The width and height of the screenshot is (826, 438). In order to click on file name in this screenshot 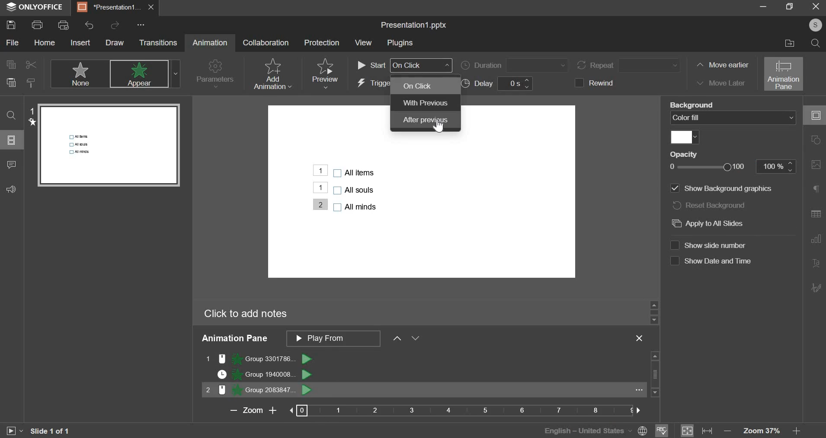, I will do `click(414, 25)`.